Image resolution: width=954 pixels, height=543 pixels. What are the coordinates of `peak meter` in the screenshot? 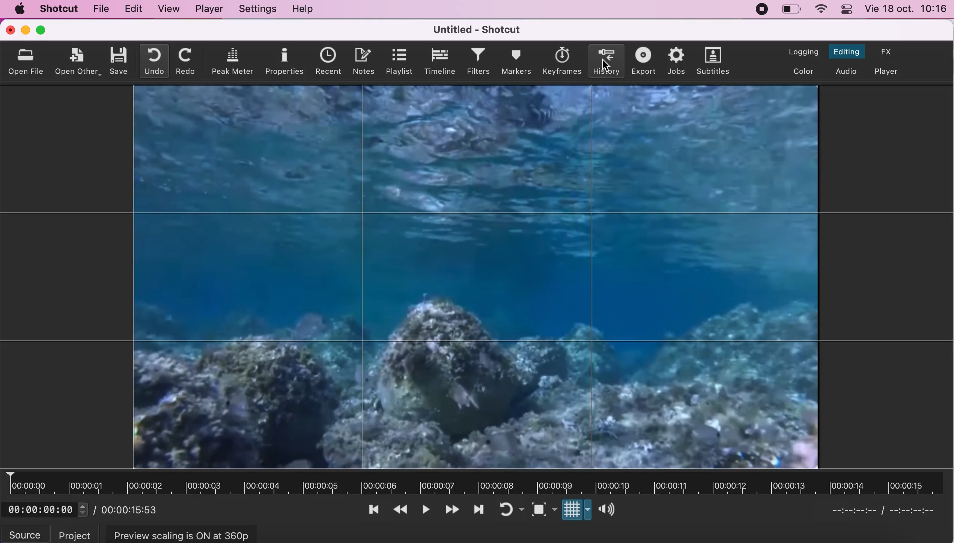 It's located at (233, 61).